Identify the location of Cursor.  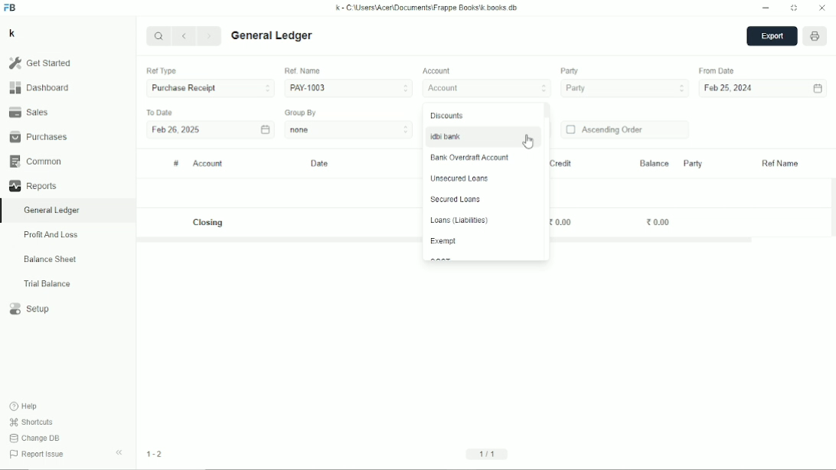
(529, 142).